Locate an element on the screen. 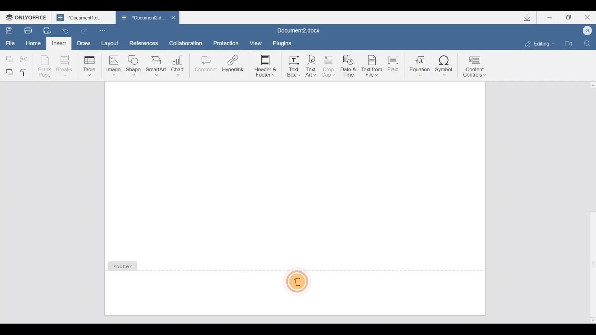  Document1.d.. is located at coordinates (84, 18).